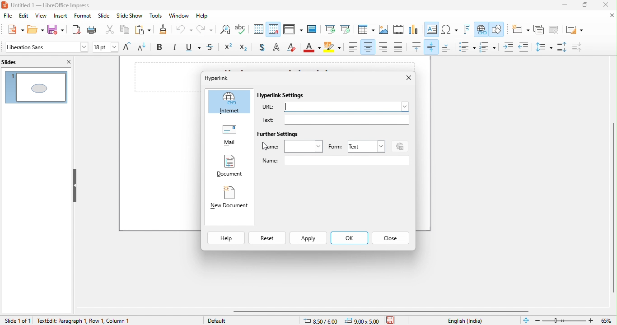 This screenshot has height=325, width=617. What do you see at coordinates (261, 48) in the screenshot?
I see `toggle shadow` at bounding box center [261, 48].